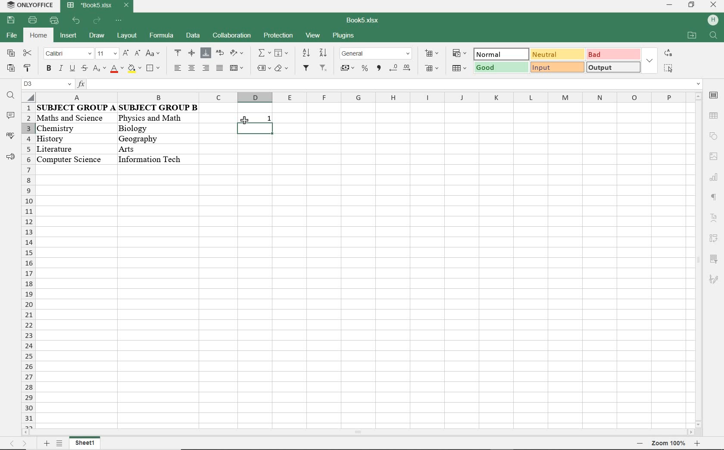 Image resolution: width=724 pixels, height=450 pixels. What do you see at coordinates (343, 36) in the screenshot?
I see `plugins` at bounding box center [343, 36].